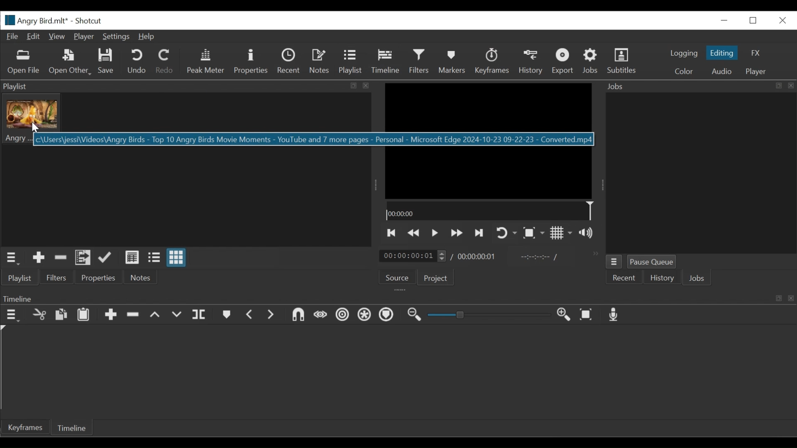 The width and height of the screenshot is (797, 448). What do you see at coordinates (455, 233) in the screenshot?
I see `Play forward quickly` at bounding box center [455, 233].